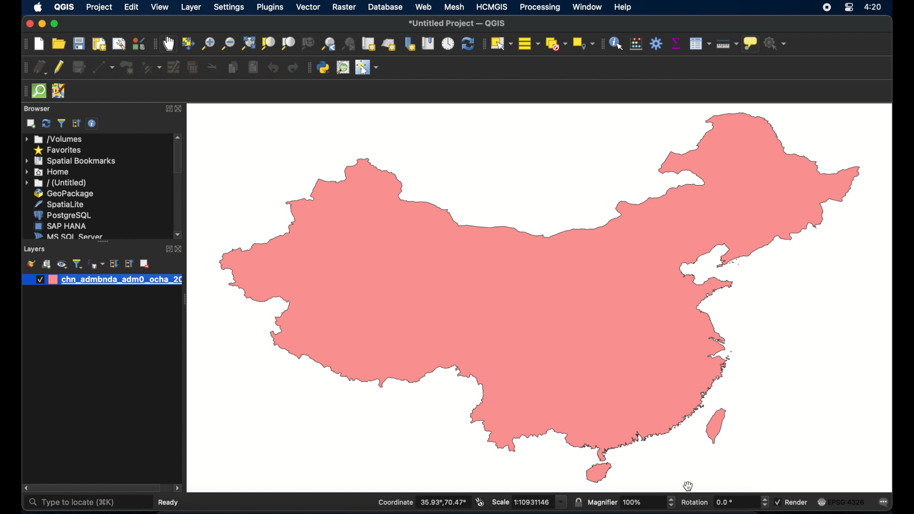  I want to click on drag handle, so click(184, 300).